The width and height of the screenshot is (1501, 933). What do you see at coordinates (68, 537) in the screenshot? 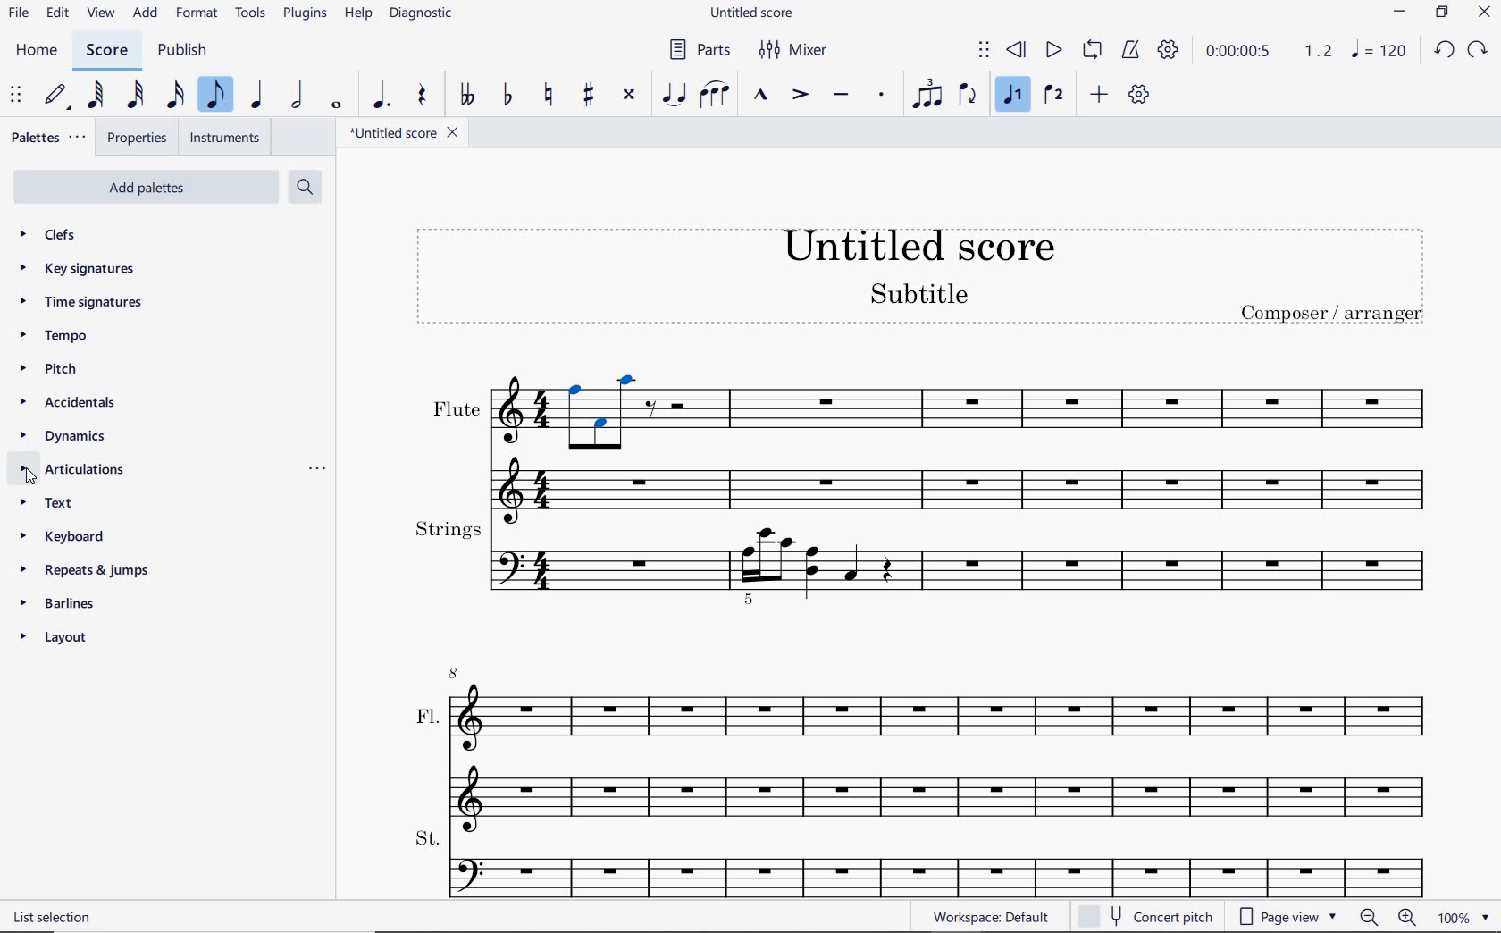
I see `keyboard` at bounding box center [68, 537].